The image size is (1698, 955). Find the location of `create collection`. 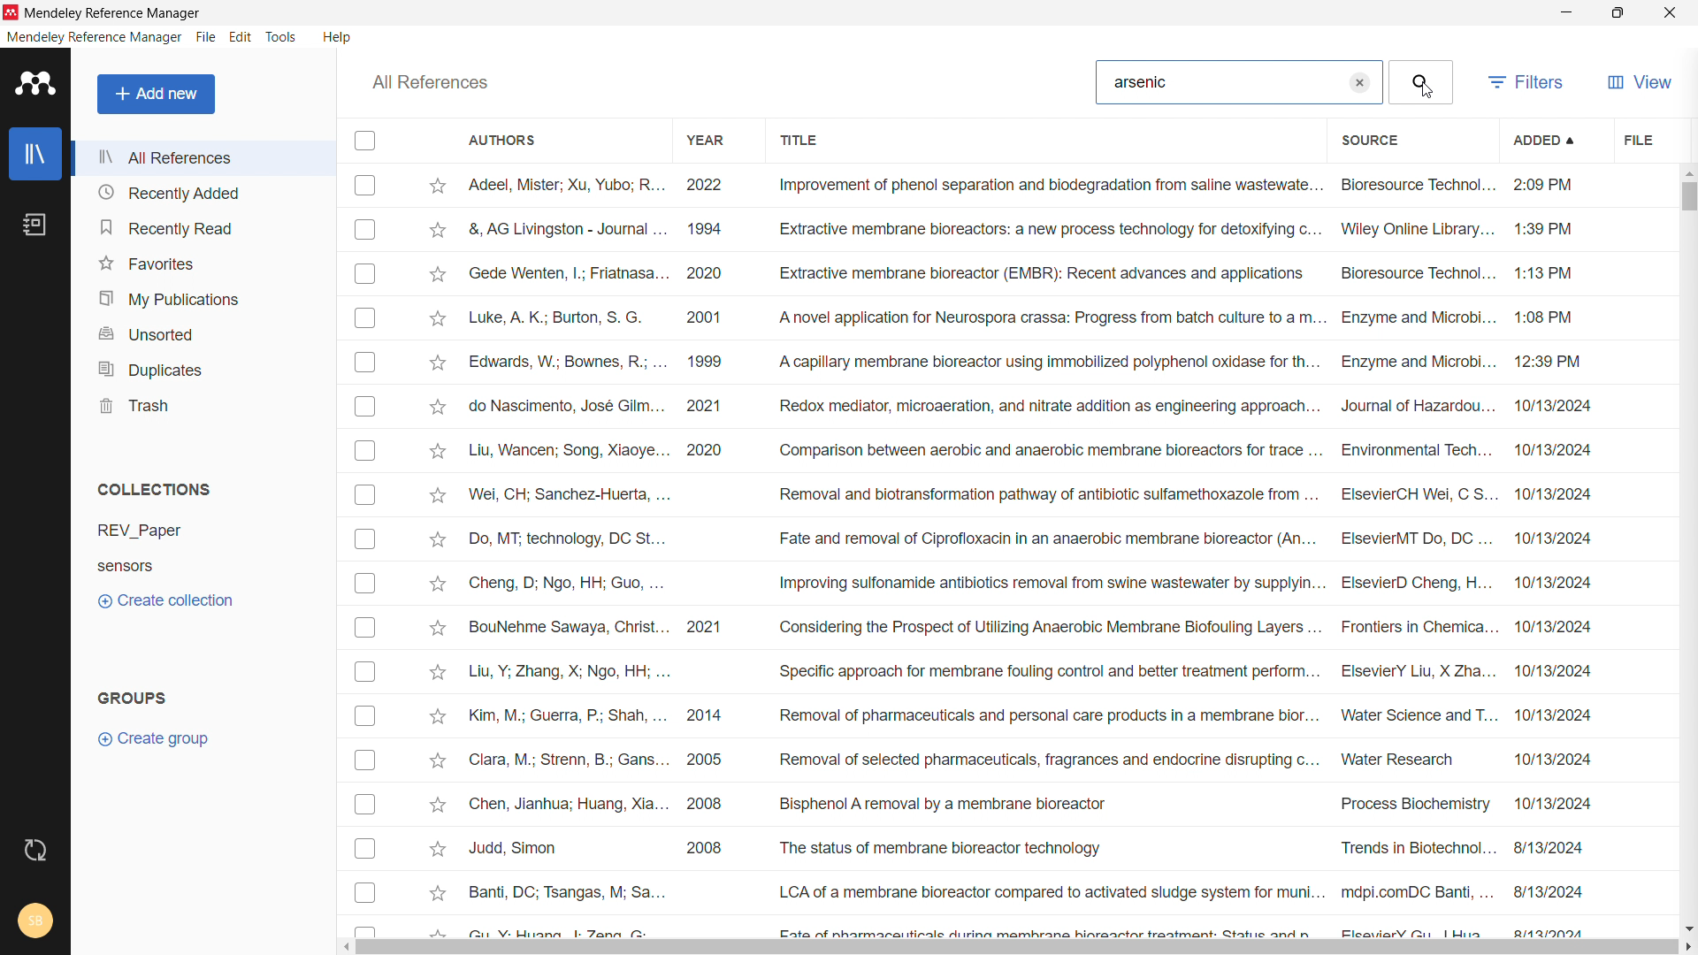

create collection is located at coordinates (205, 601).